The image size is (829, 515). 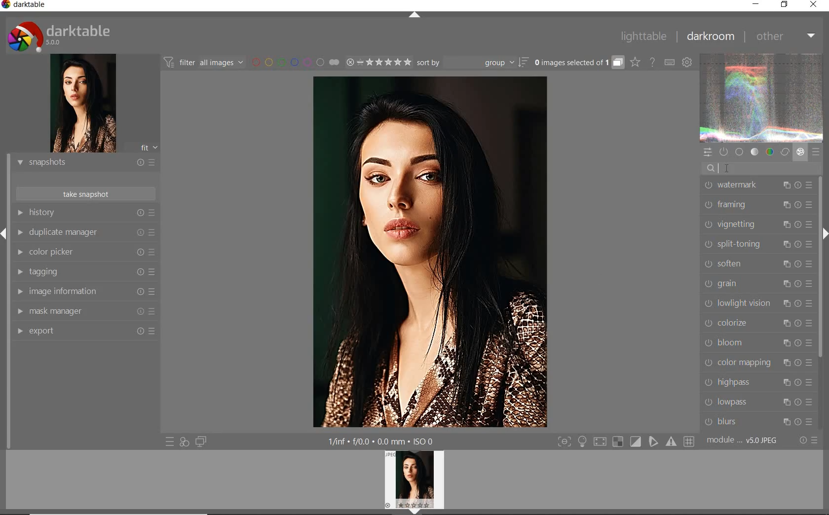 I want to click on COLOR PICKER, so click(x=84, y=253).